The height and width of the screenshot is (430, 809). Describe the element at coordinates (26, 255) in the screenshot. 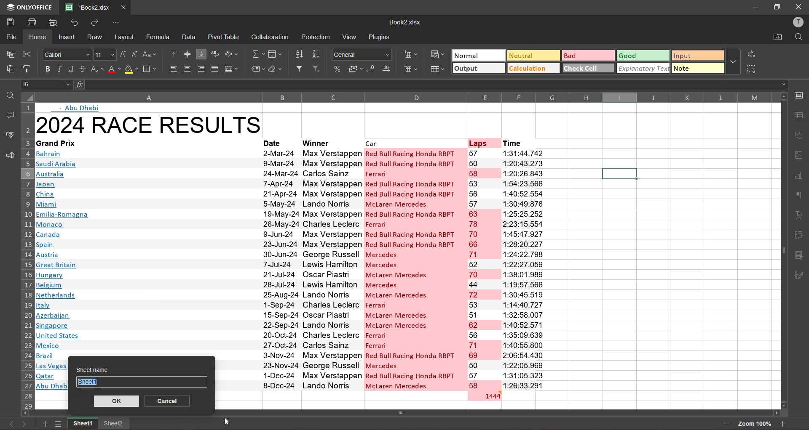

I see `row numbers` at that location.